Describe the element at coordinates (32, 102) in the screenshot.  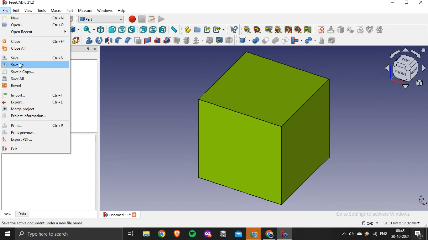
I see `export` at that location.